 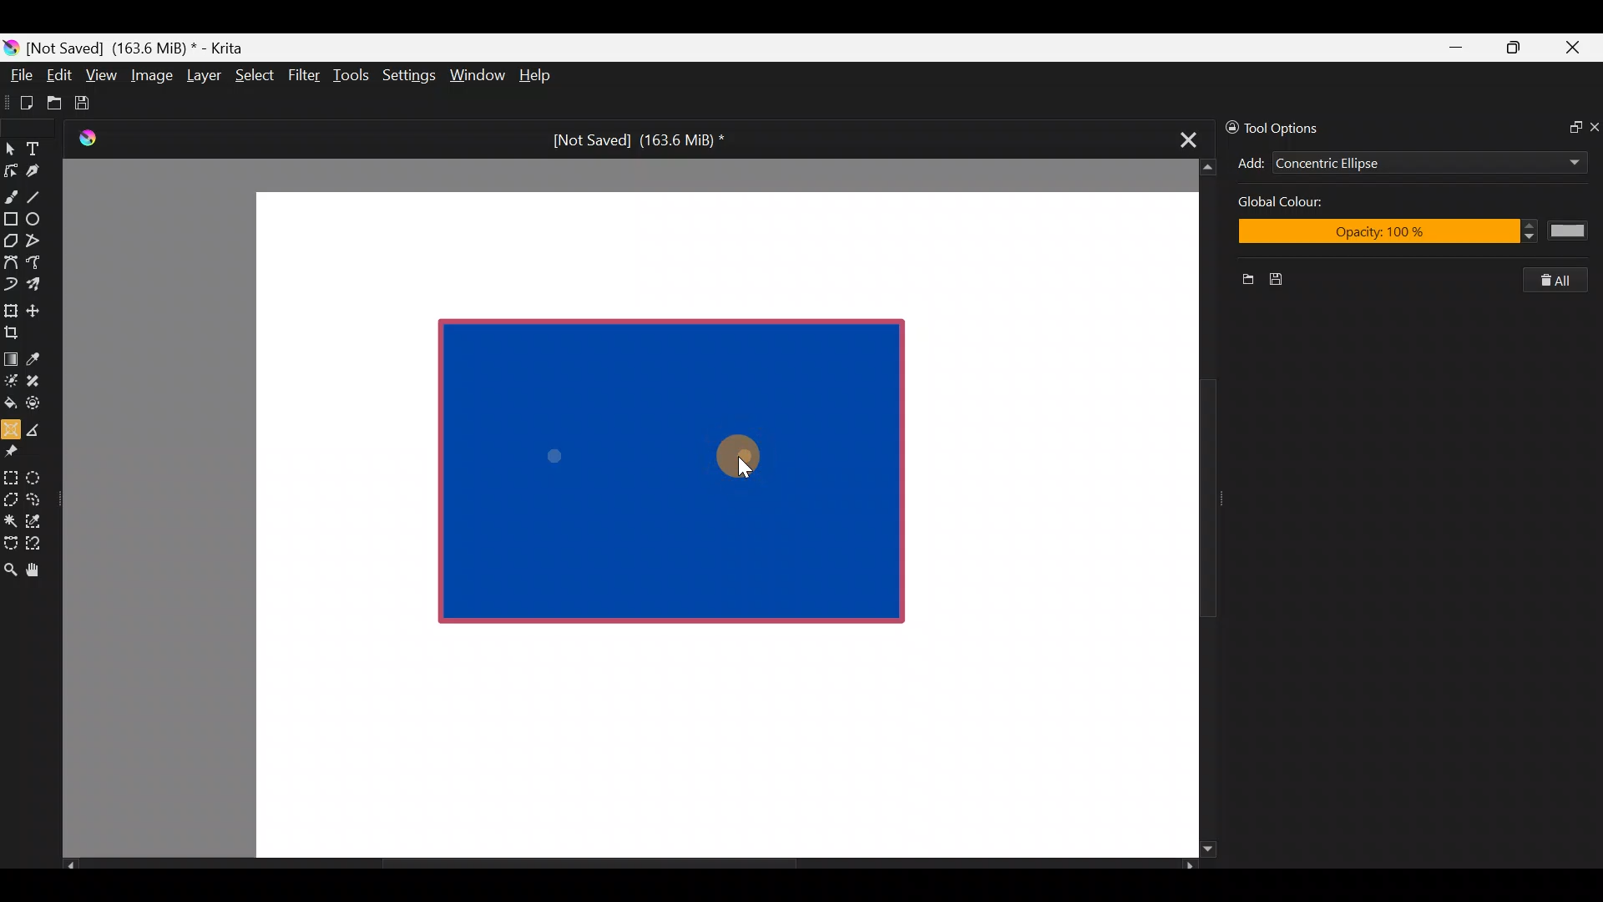 What do you see at coordinates (151, 75) in the screenshot?
I see `Image` at bounding box center [151, 75].